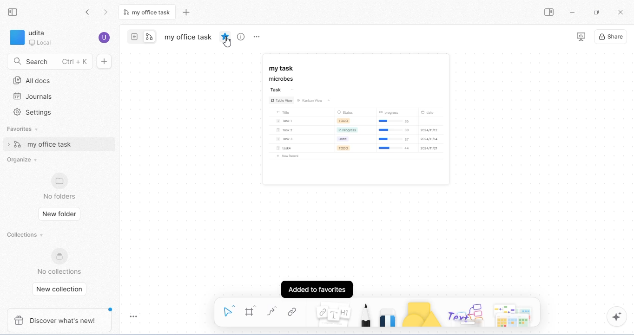 Image resolution: width=634 pixels, height=335 pixels. What do you see at coordinates (62, 319) in the screenshot?
I see `discover what's new` at bounding box center [62, 319].